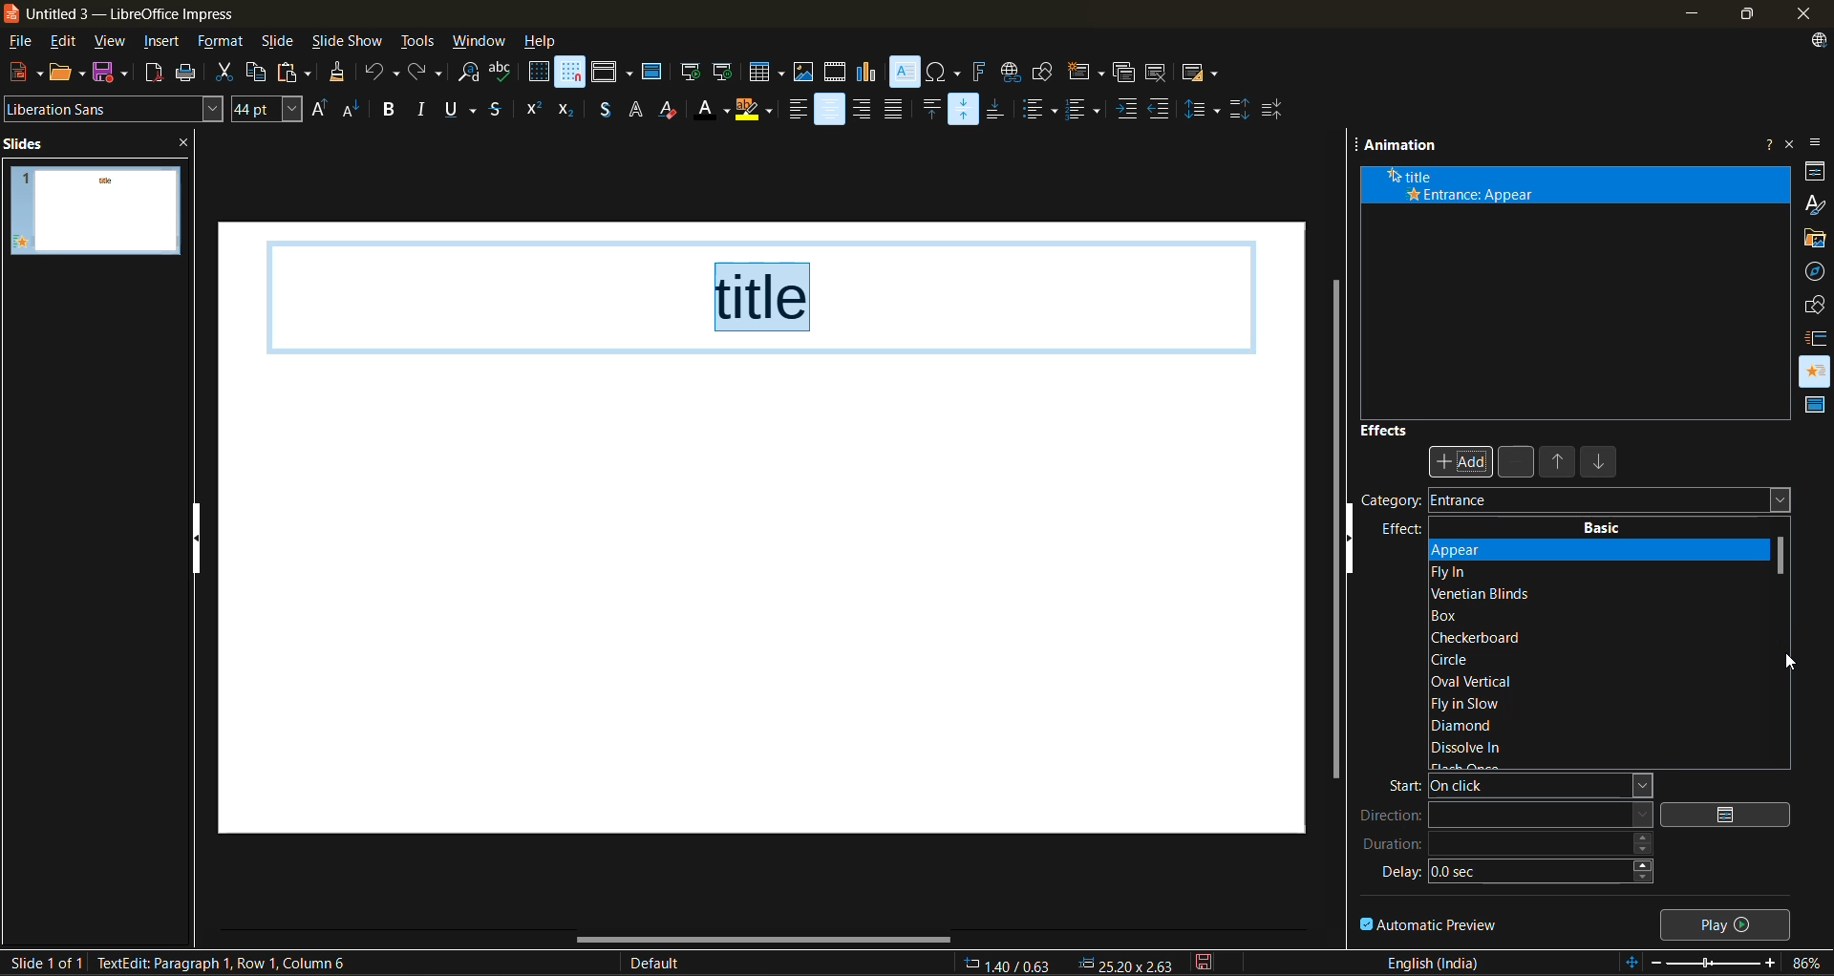 Image resolution: width=1834 pixels, height=976 pixels. I want to click on italic, so click(425, 107).